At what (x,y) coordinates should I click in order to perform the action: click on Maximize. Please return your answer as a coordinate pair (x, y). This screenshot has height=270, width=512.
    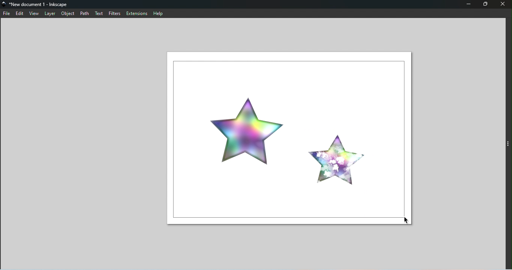
    Looking at the image, I should click on (486, 4).